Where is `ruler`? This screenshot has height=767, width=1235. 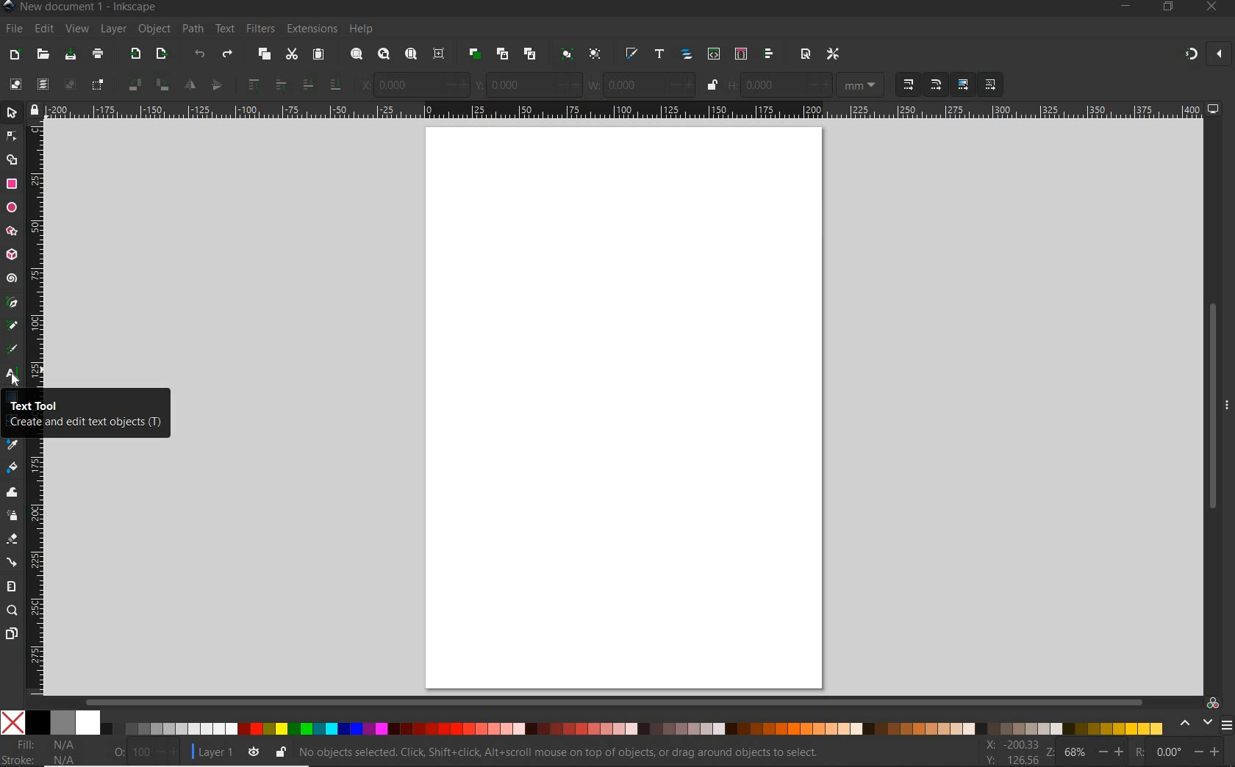
ruler is located at coordinates (36, 253).